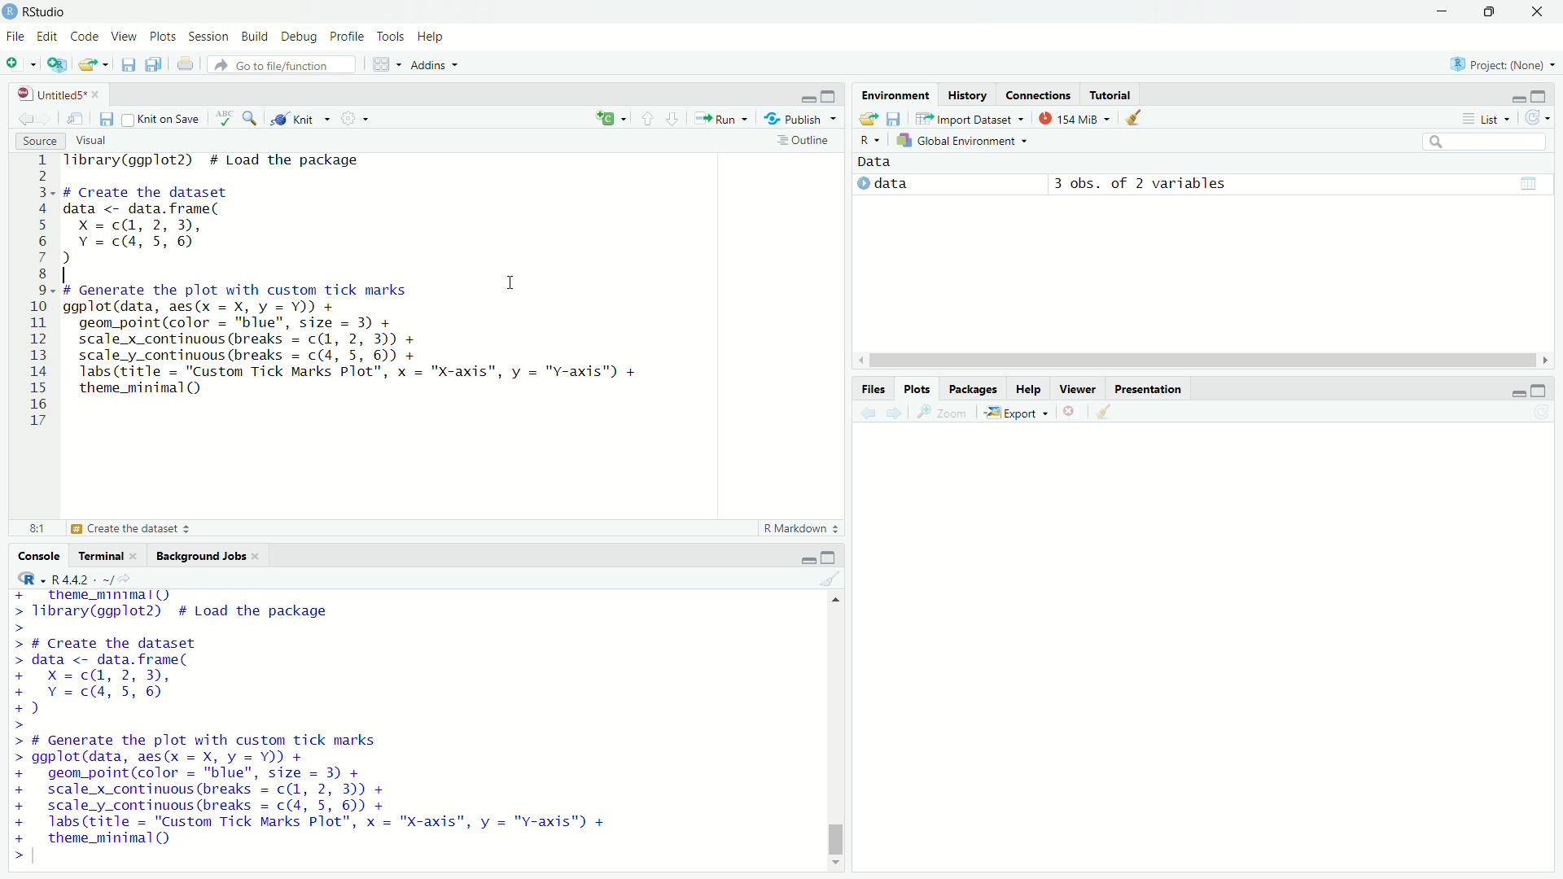 The image size is (1563, 879). What do you see at coordinates (136, 578) in the screenshot?
I see `view the current working directory` at bounding box center [136, 578].